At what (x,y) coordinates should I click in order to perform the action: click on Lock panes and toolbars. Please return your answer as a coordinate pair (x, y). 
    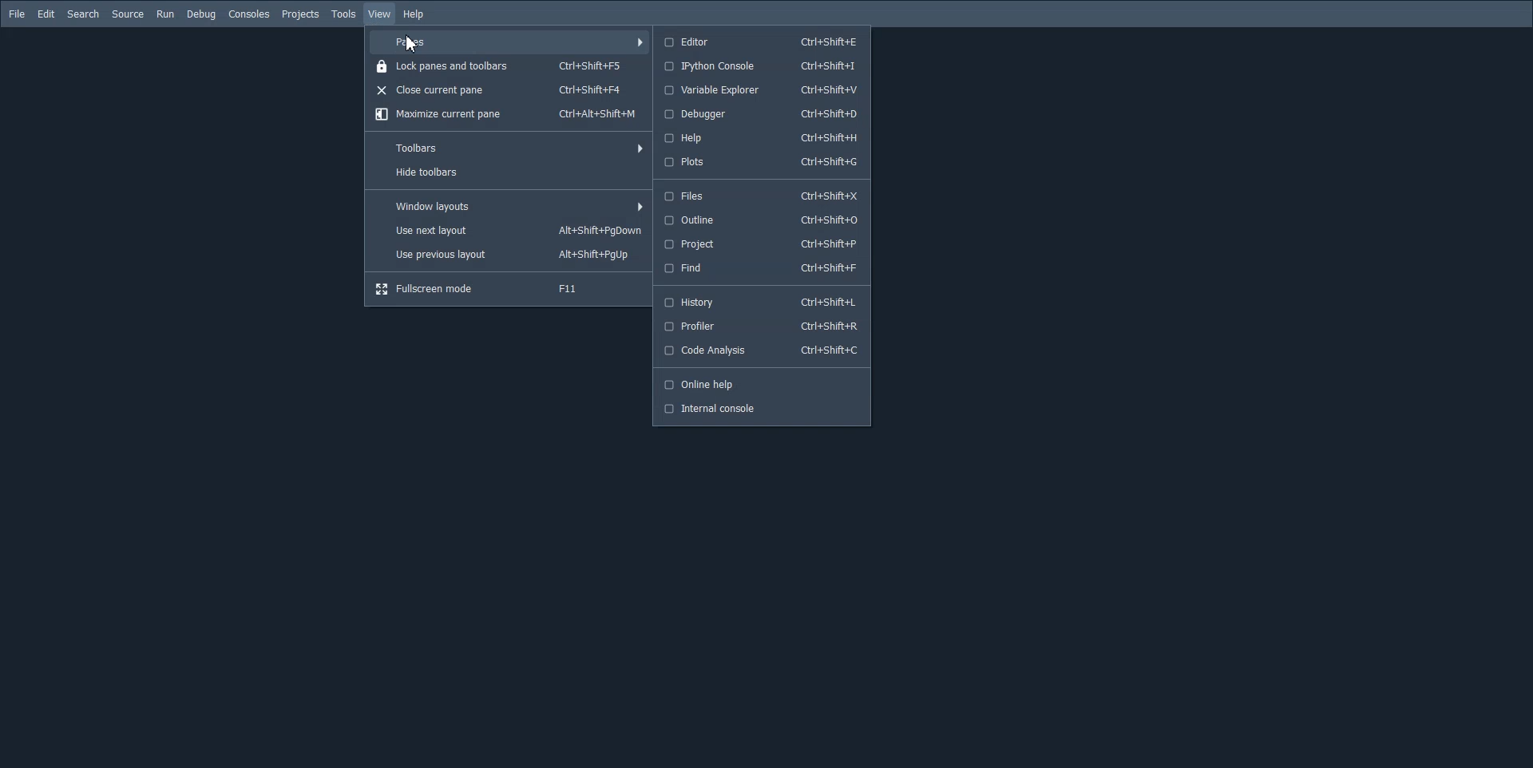
    Looking at the image, I should click on (509, 67).